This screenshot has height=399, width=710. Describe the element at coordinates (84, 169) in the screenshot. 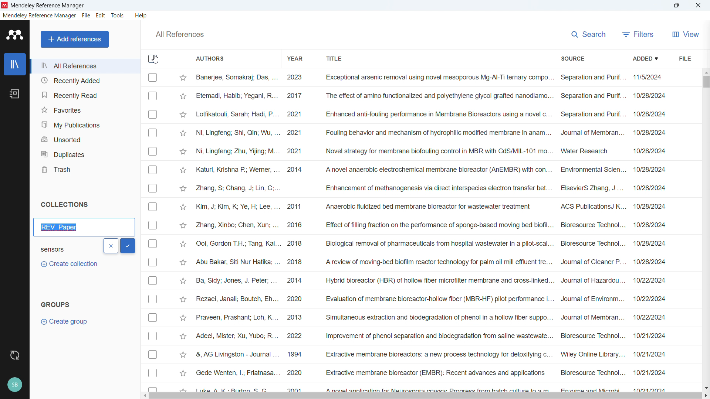

I see `Trash ` at that location.